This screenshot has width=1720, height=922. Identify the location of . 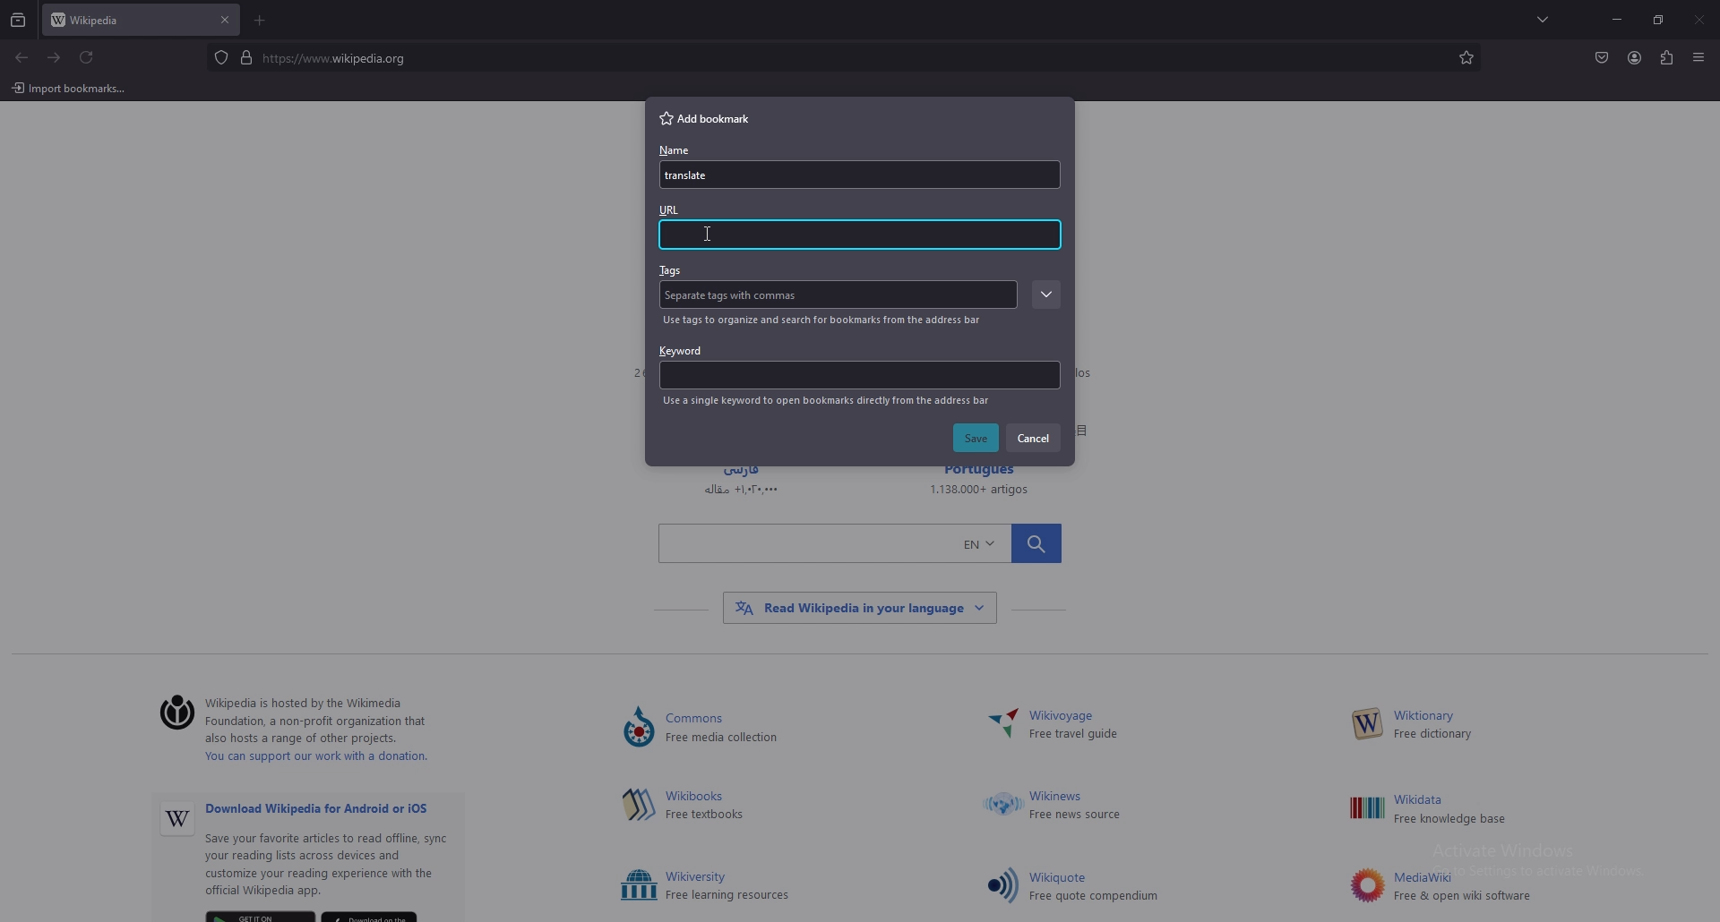
(639, 886).